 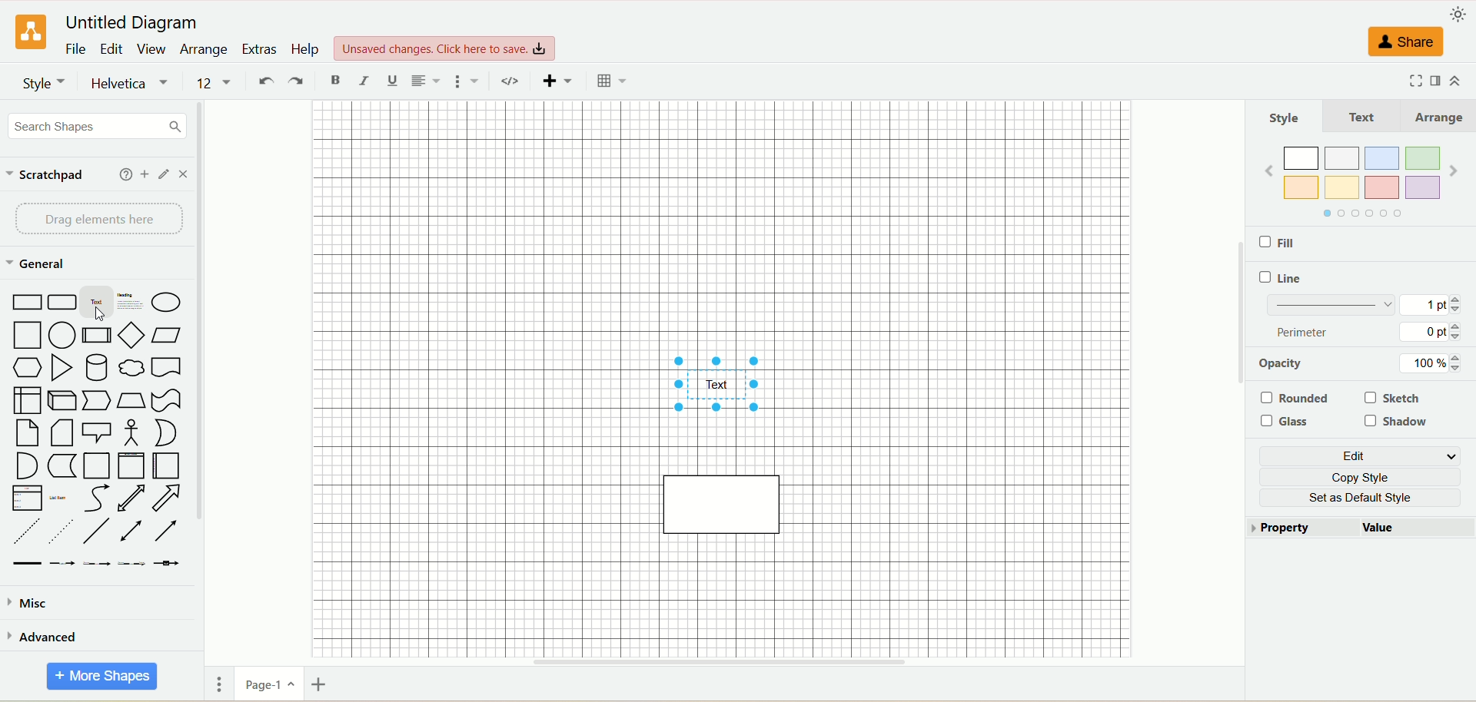 What do you see at coordinates (99, 432) in the screenshot?
I see `callout` at bounding box center [99, 432].